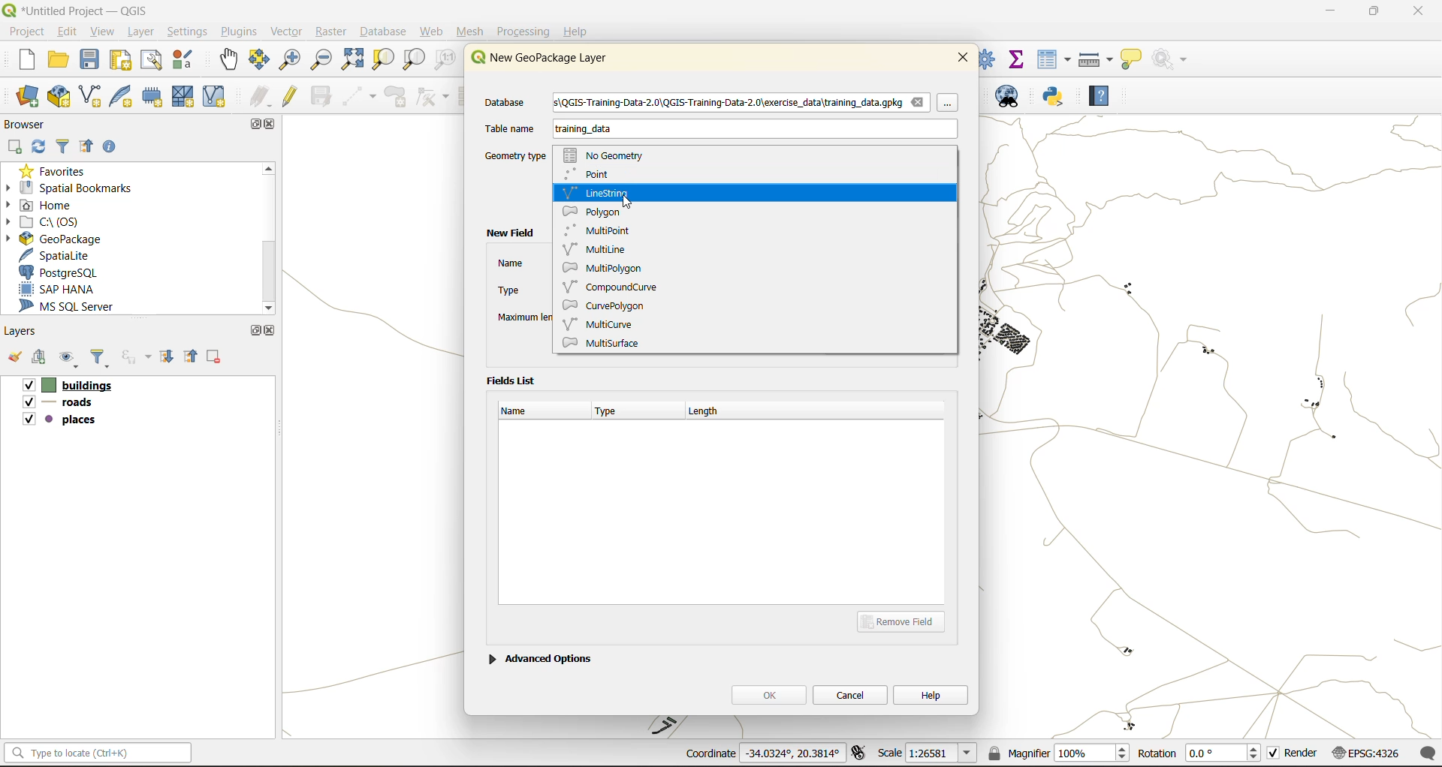 Image resolution: width=1442 pixels, height=767 pixels. I want to click on toggle extents, so click(860, 754).